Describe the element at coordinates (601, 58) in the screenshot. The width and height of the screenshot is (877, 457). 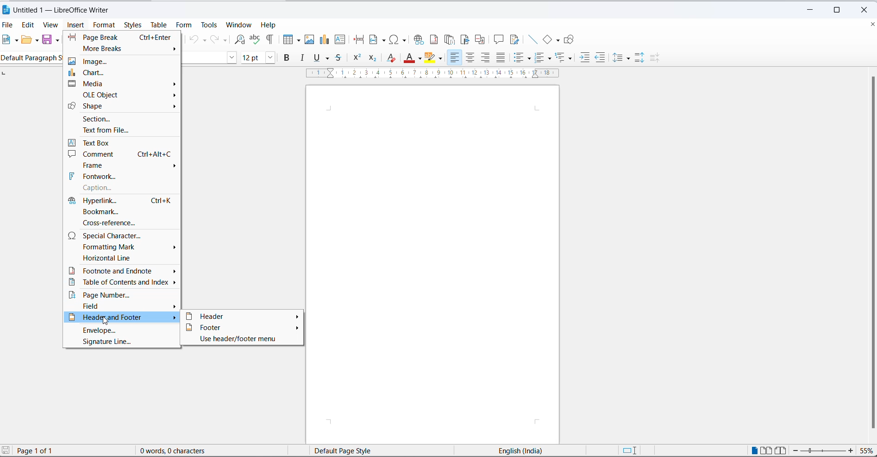
I see `decrease indent` at that location.